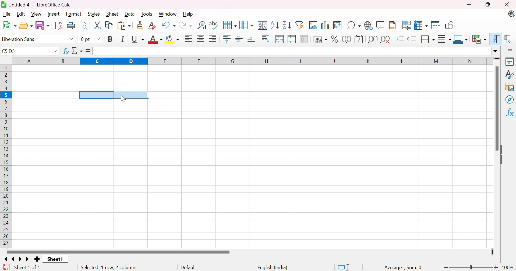 This screenshot has height=271, width=516. What do you see at coordinates (320, 40) in the screenshot?
I see `Format as Currency` at bounding box center [320, 40].